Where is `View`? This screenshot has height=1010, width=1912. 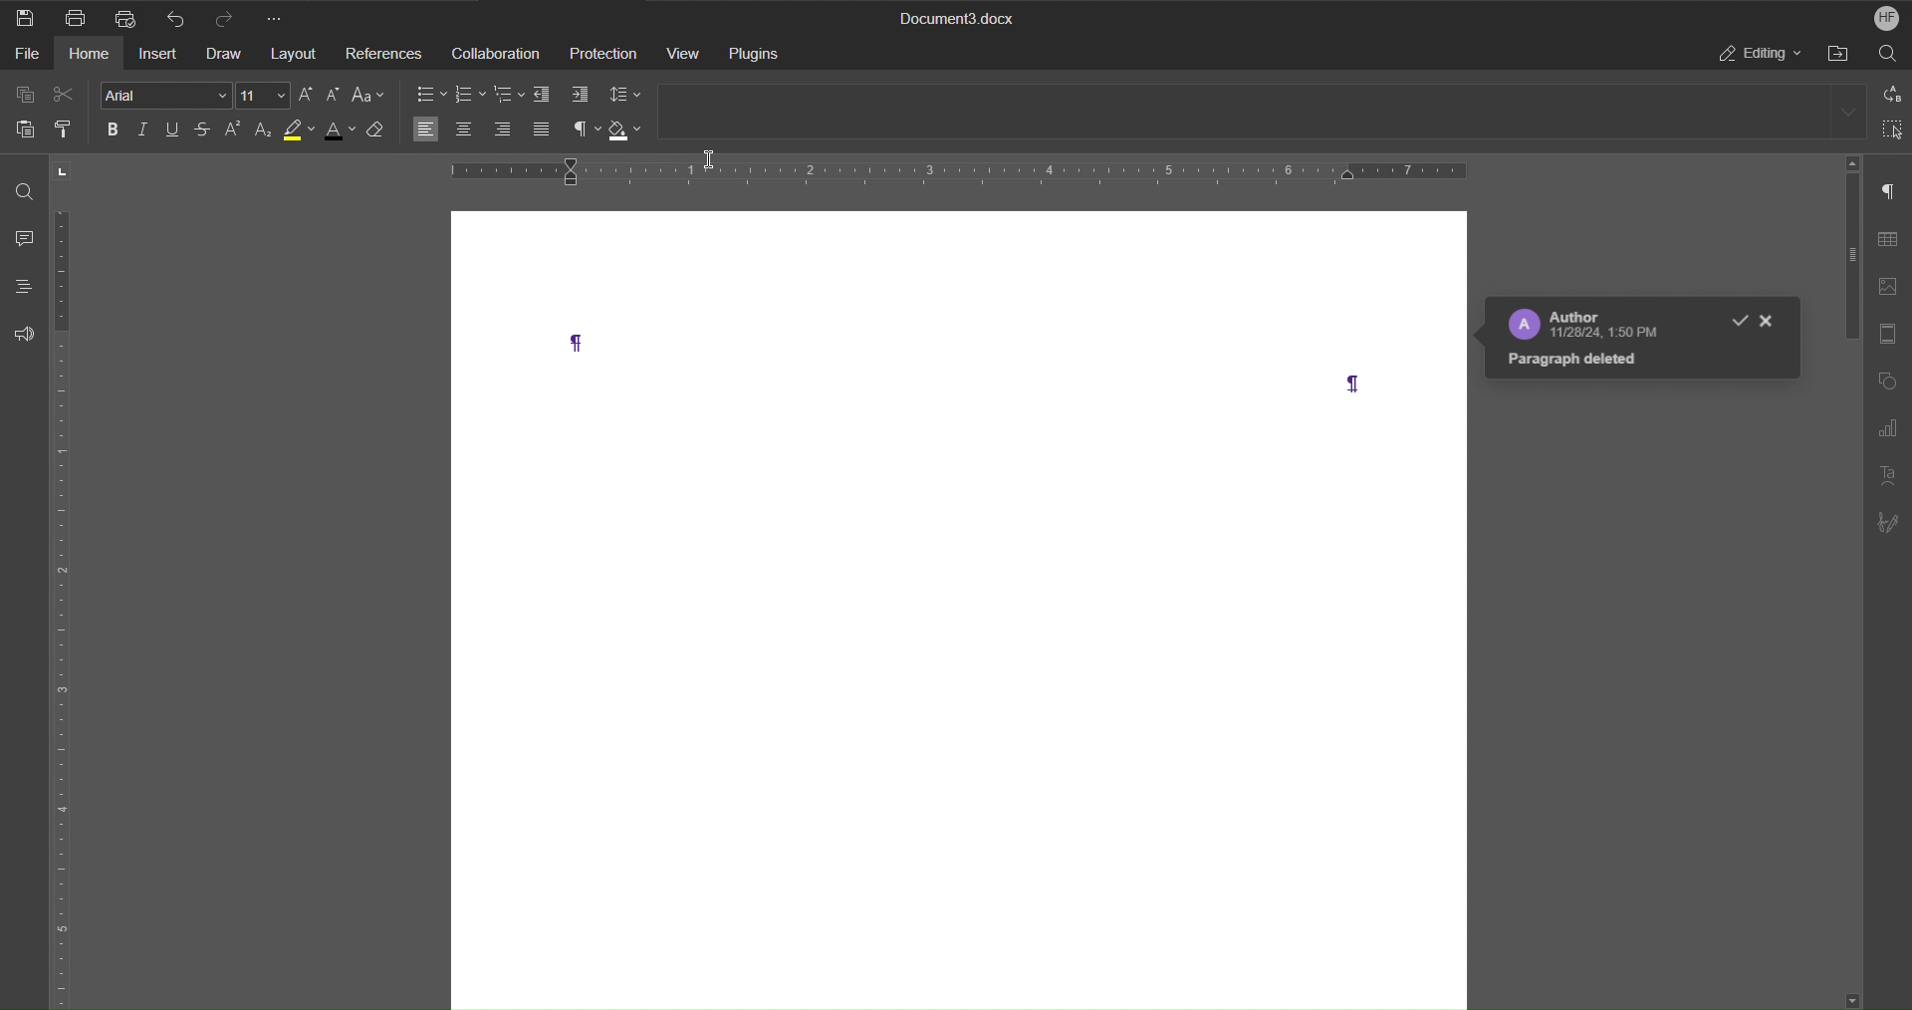
View is located at coordinates (686, 51).